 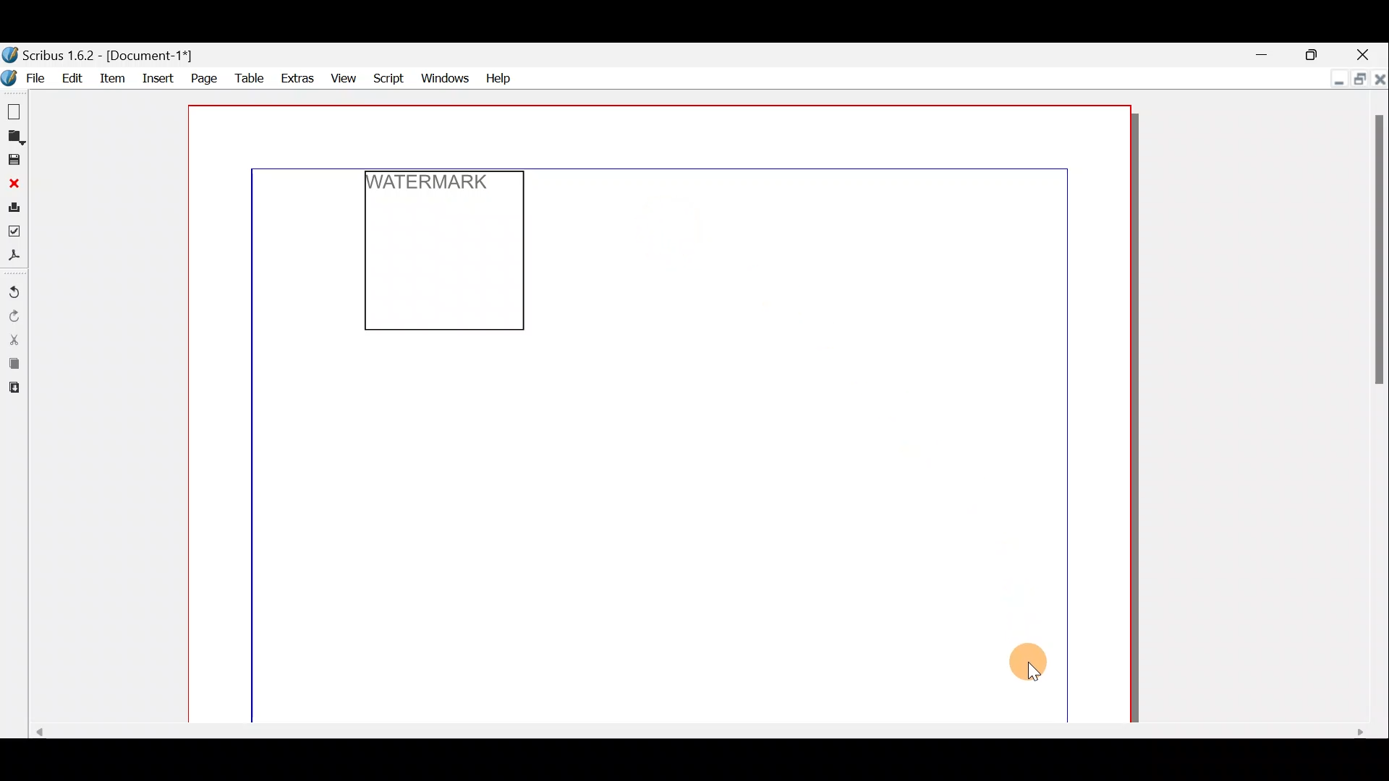 What do you see at coordinates (100, 56) in the screenshot?
I see `Document name` at bounding box center [100, 56].